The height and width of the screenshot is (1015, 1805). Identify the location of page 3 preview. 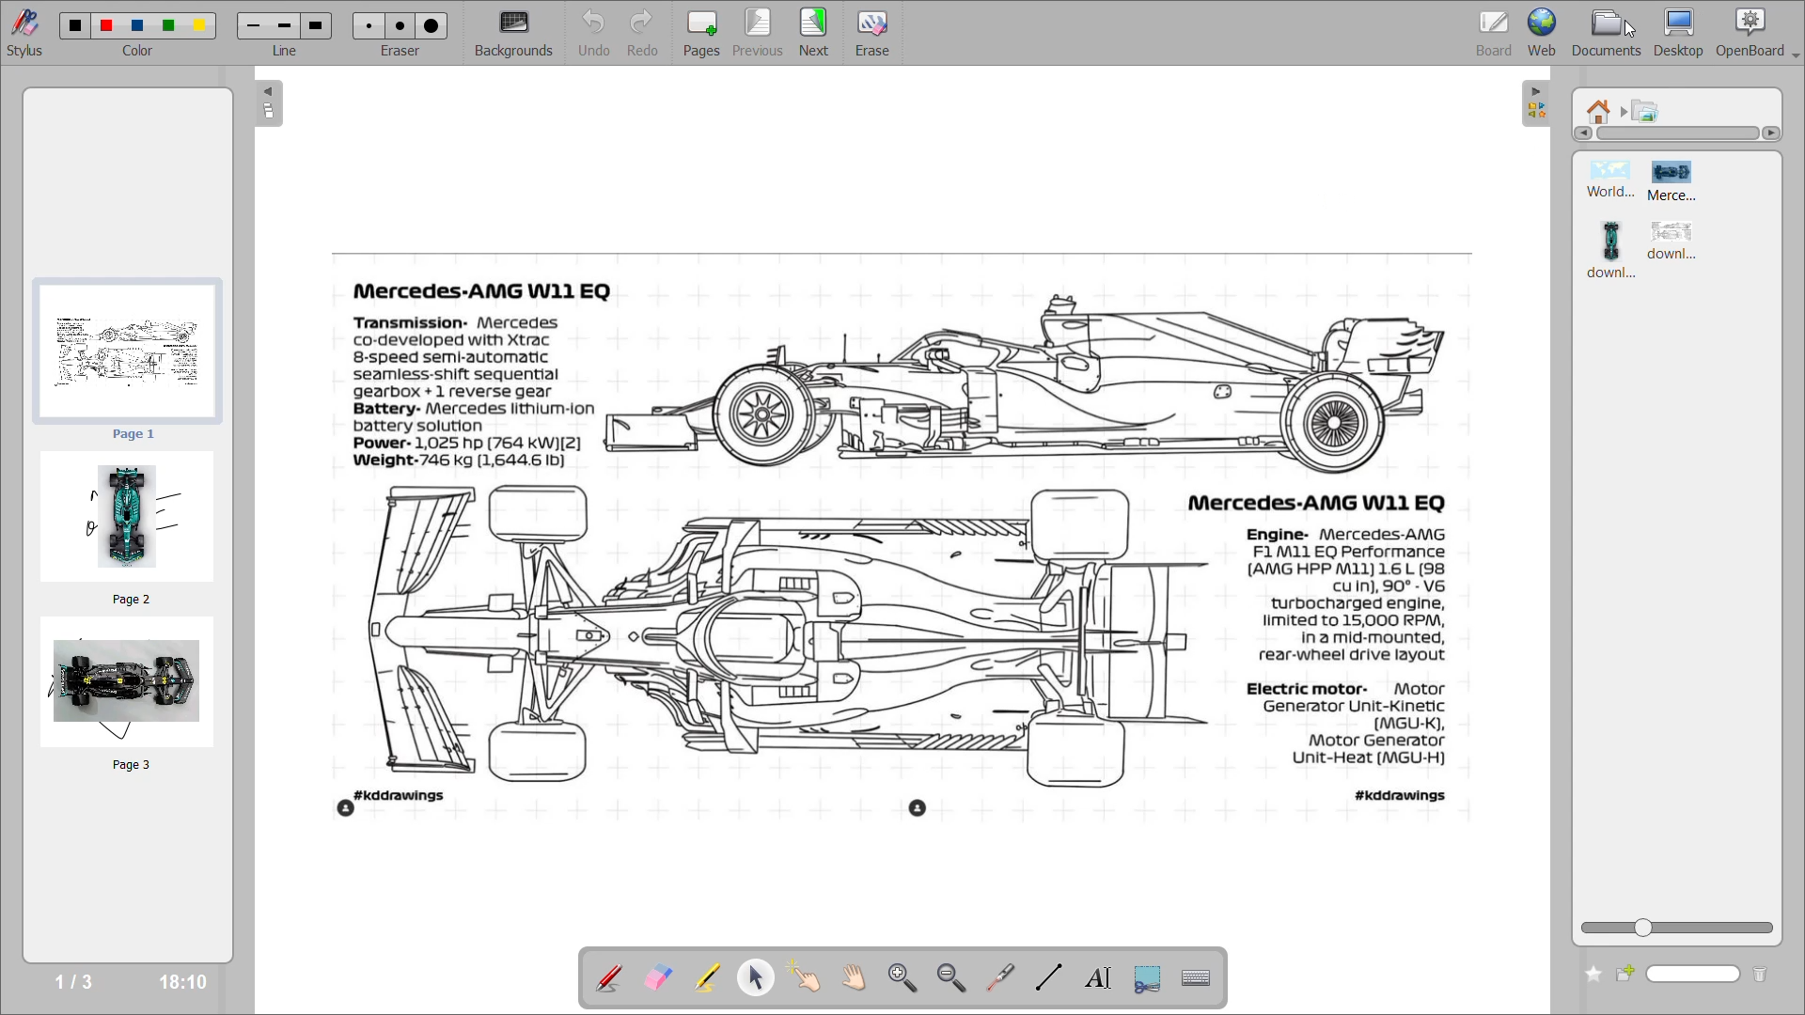
(131, 695).